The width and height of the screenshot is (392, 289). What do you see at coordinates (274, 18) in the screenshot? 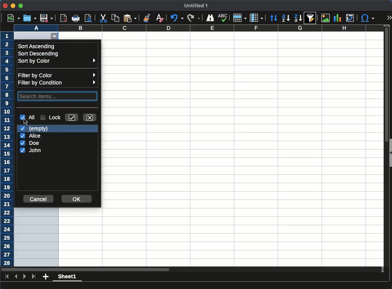
I see `sort` at bounding box center [274, 18].